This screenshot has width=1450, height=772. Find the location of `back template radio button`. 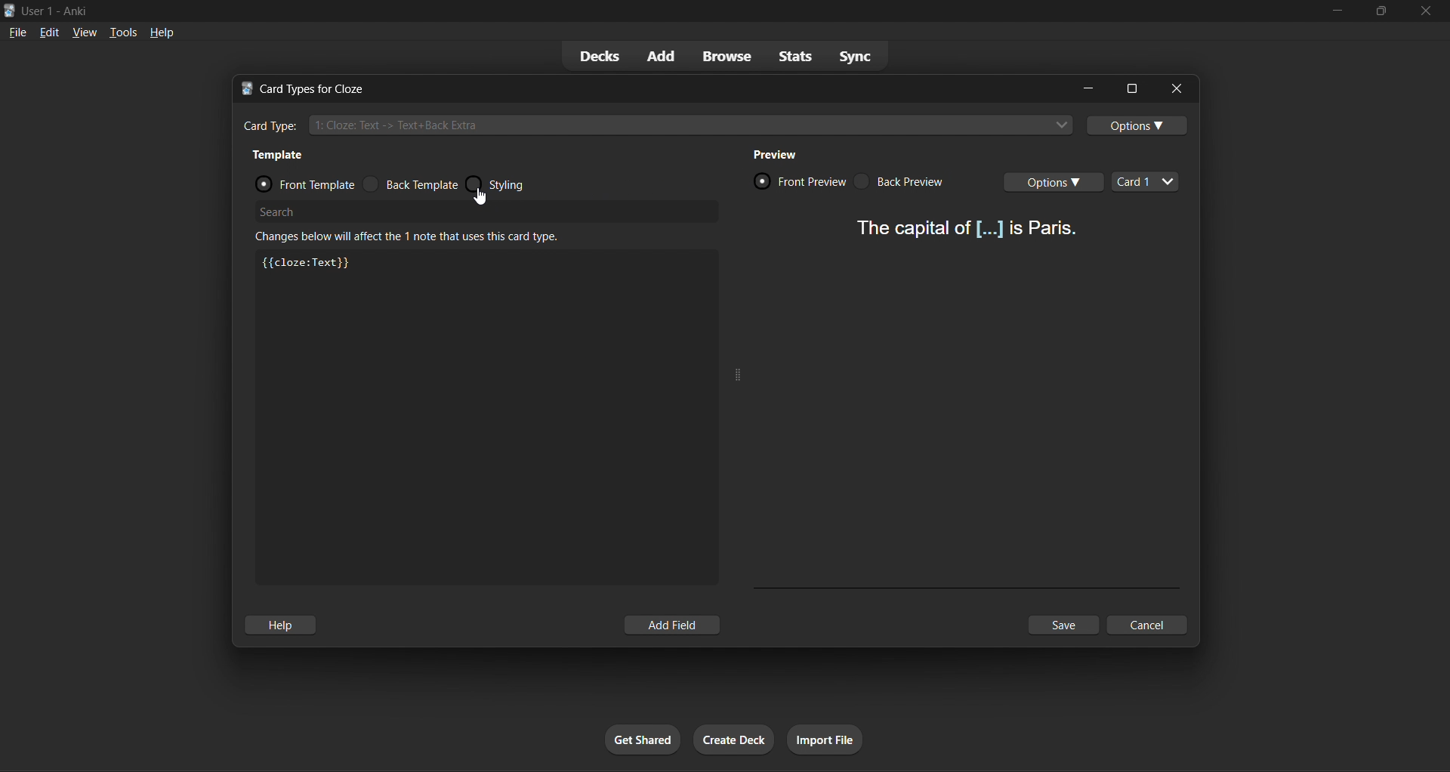

back template radio button is located at coordinates (413, 184).